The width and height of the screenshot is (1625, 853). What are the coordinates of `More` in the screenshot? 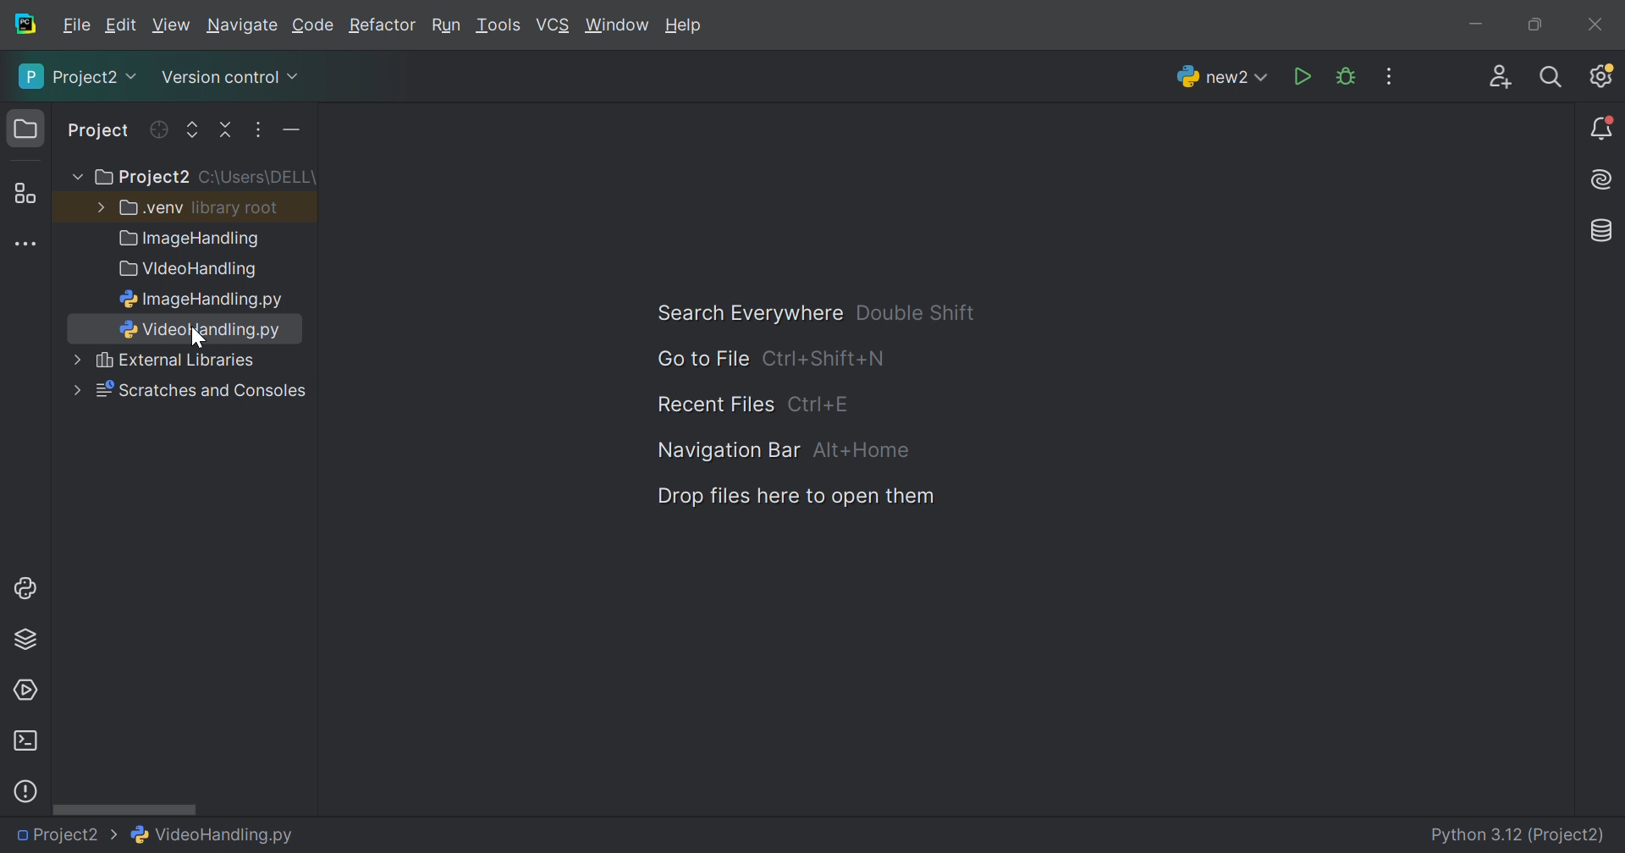 It's located at (97, 206).